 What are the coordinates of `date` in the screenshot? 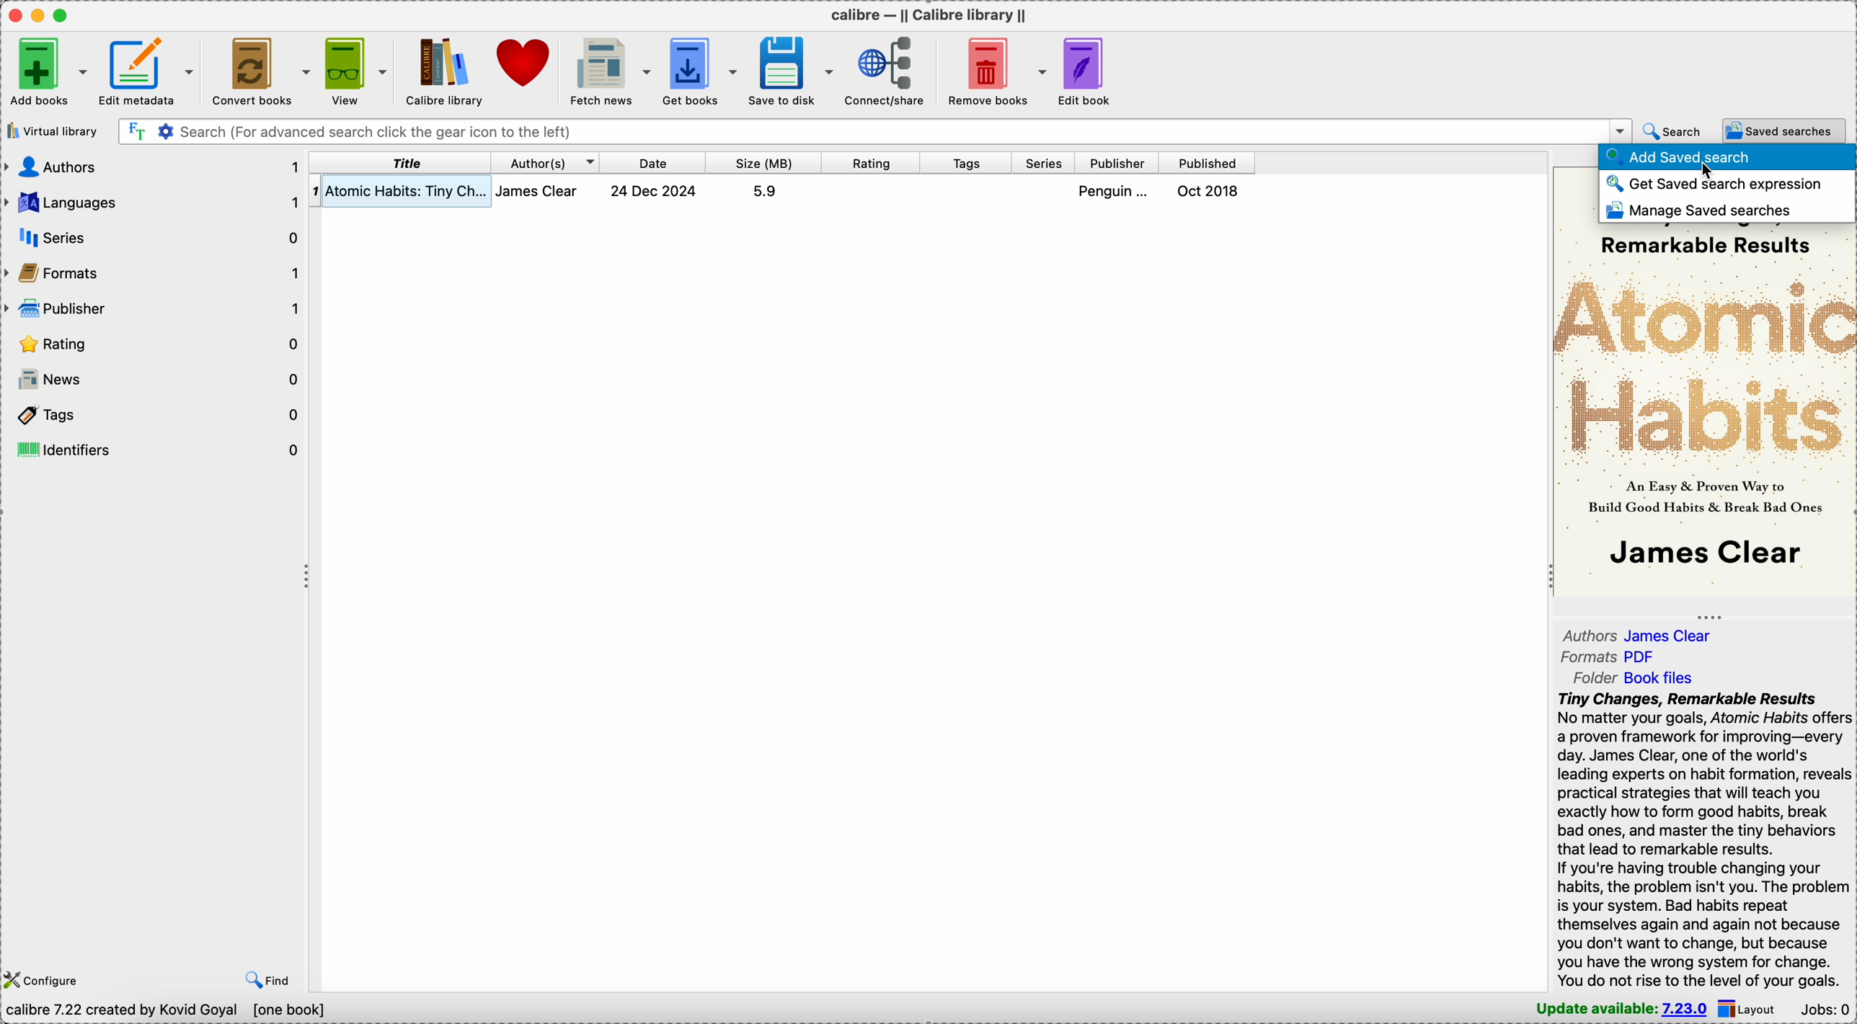 It's located at (654, 162).